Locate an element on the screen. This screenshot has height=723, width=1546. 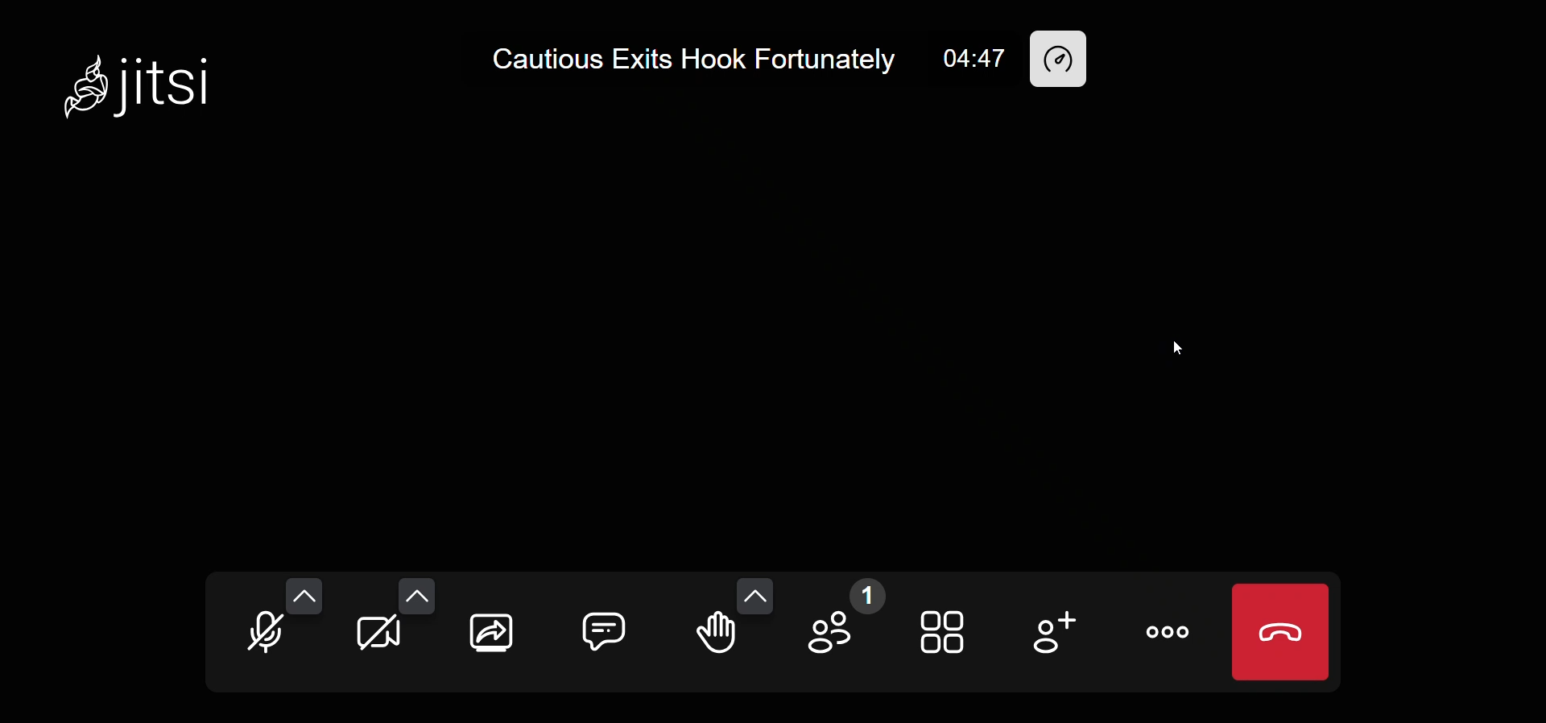
leave call is located at coordinates (1280, 629).